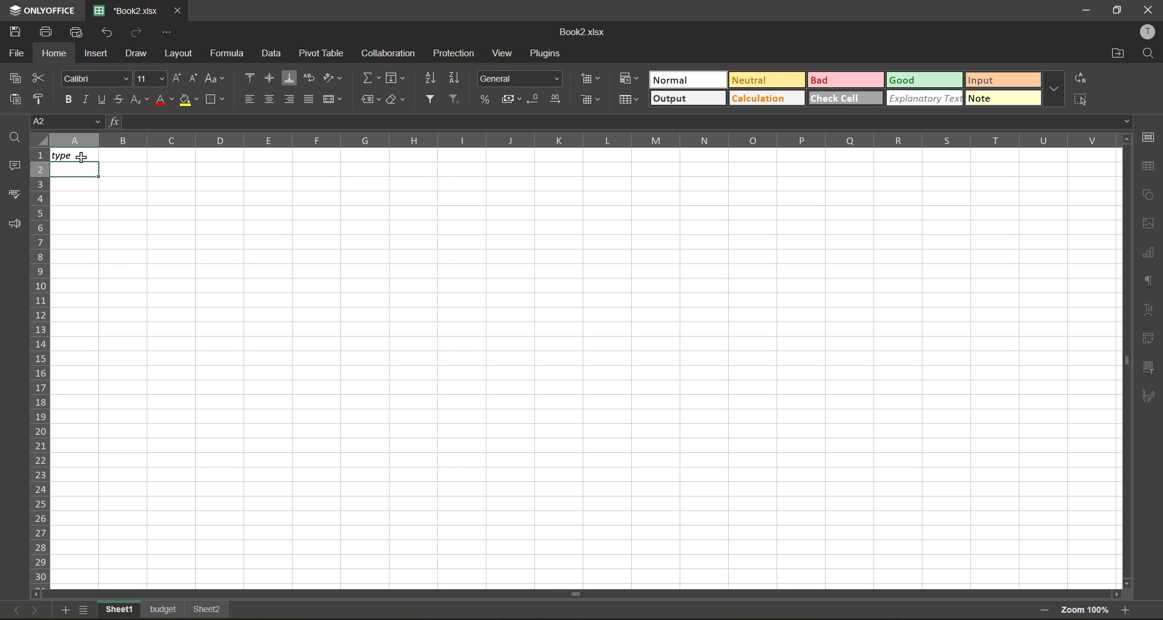 The height and width of the screenshot is (620, 1163). I want to click on named ranges, so click(372, 100).